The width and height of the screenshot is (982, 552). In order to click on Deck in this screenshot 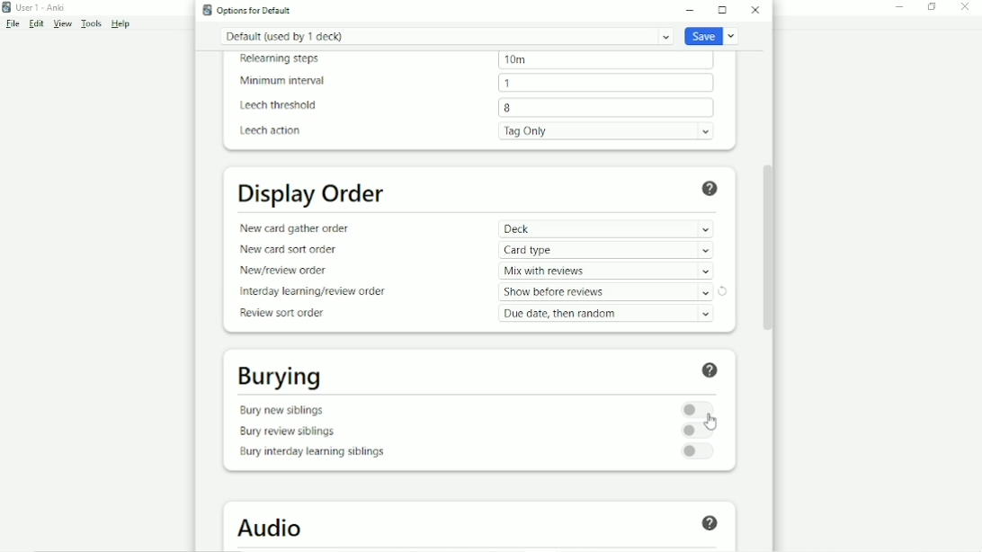, I will do `click(605, 228)`.